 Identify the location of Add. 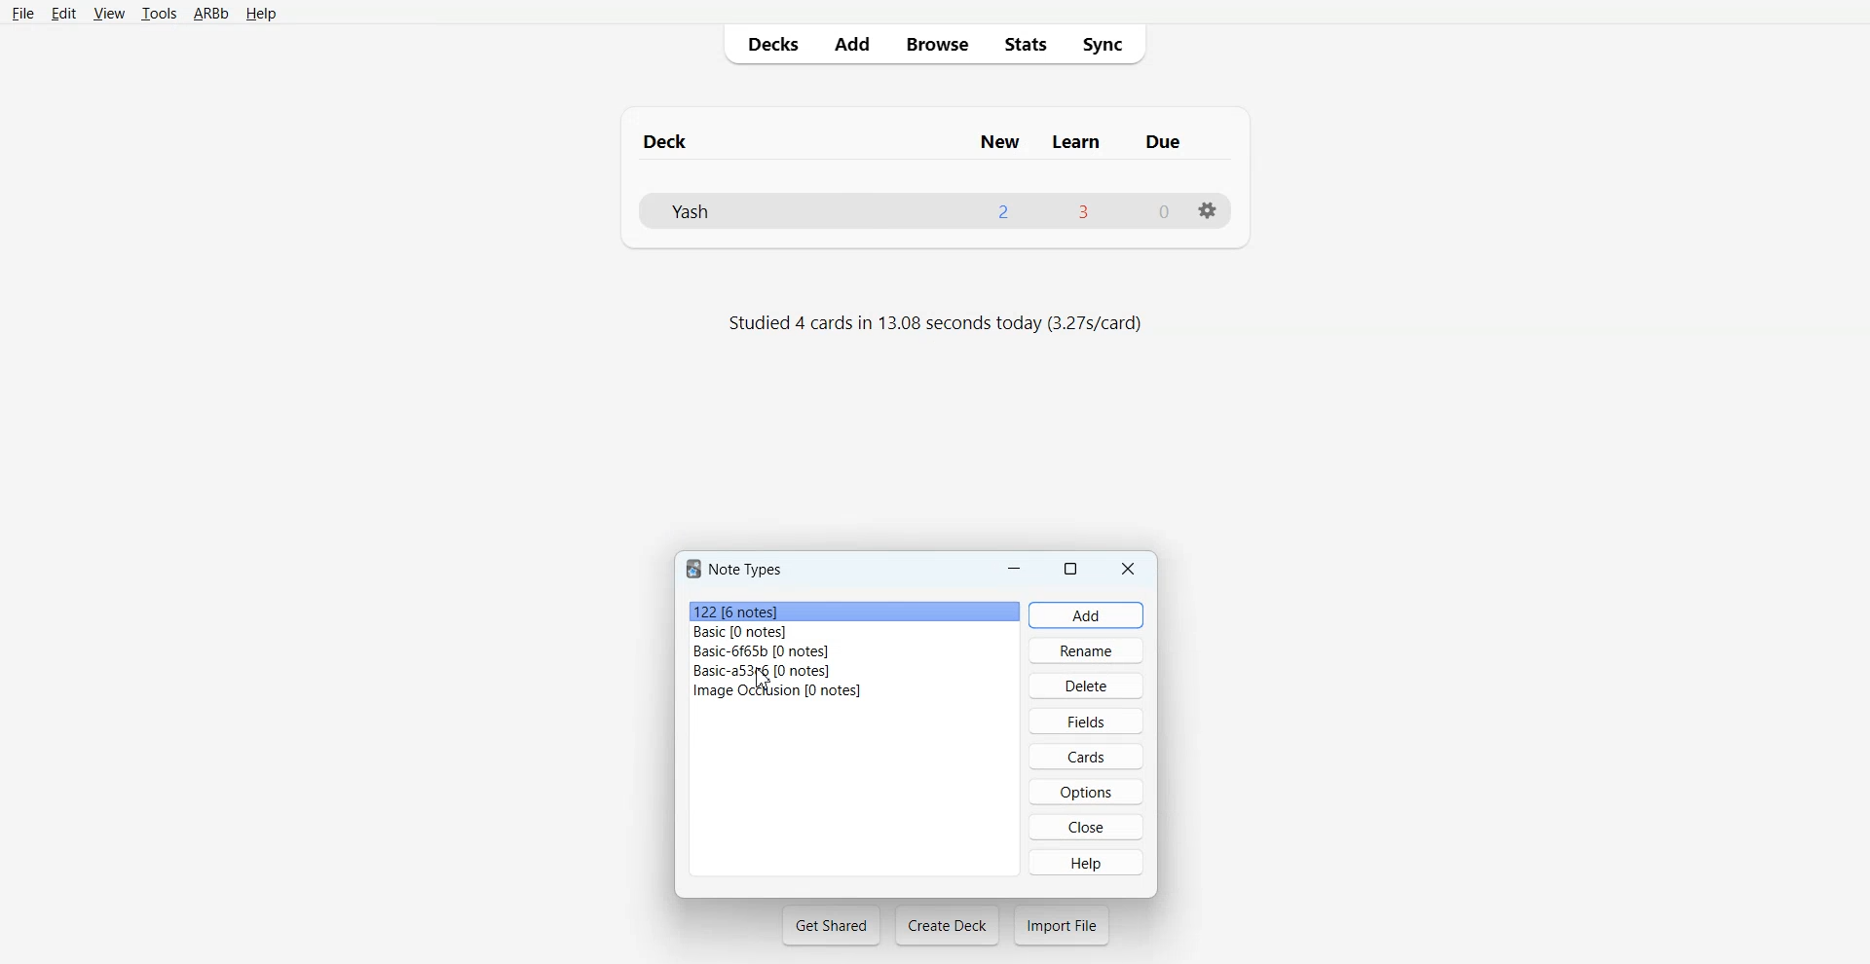
(1087, 615).